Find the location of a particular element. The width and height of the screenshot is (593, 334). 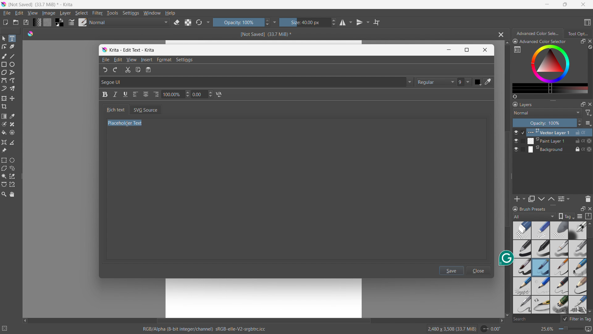

multi pencil  is located at coordinates (560, 305).